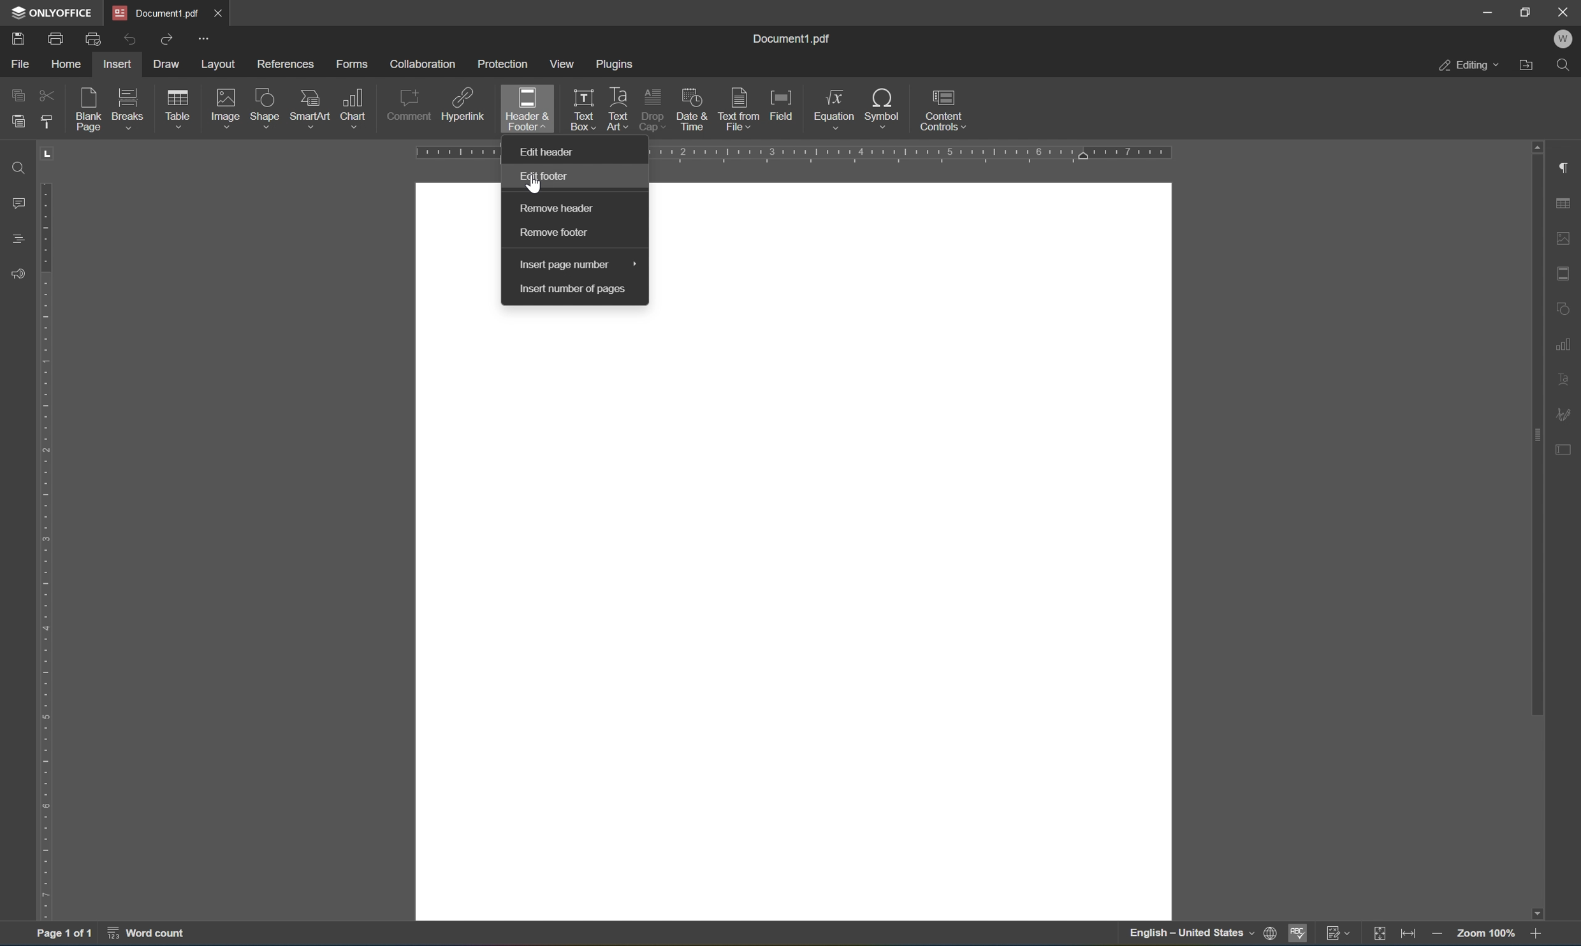  I want to click on chart settings, so click(1564, 342).